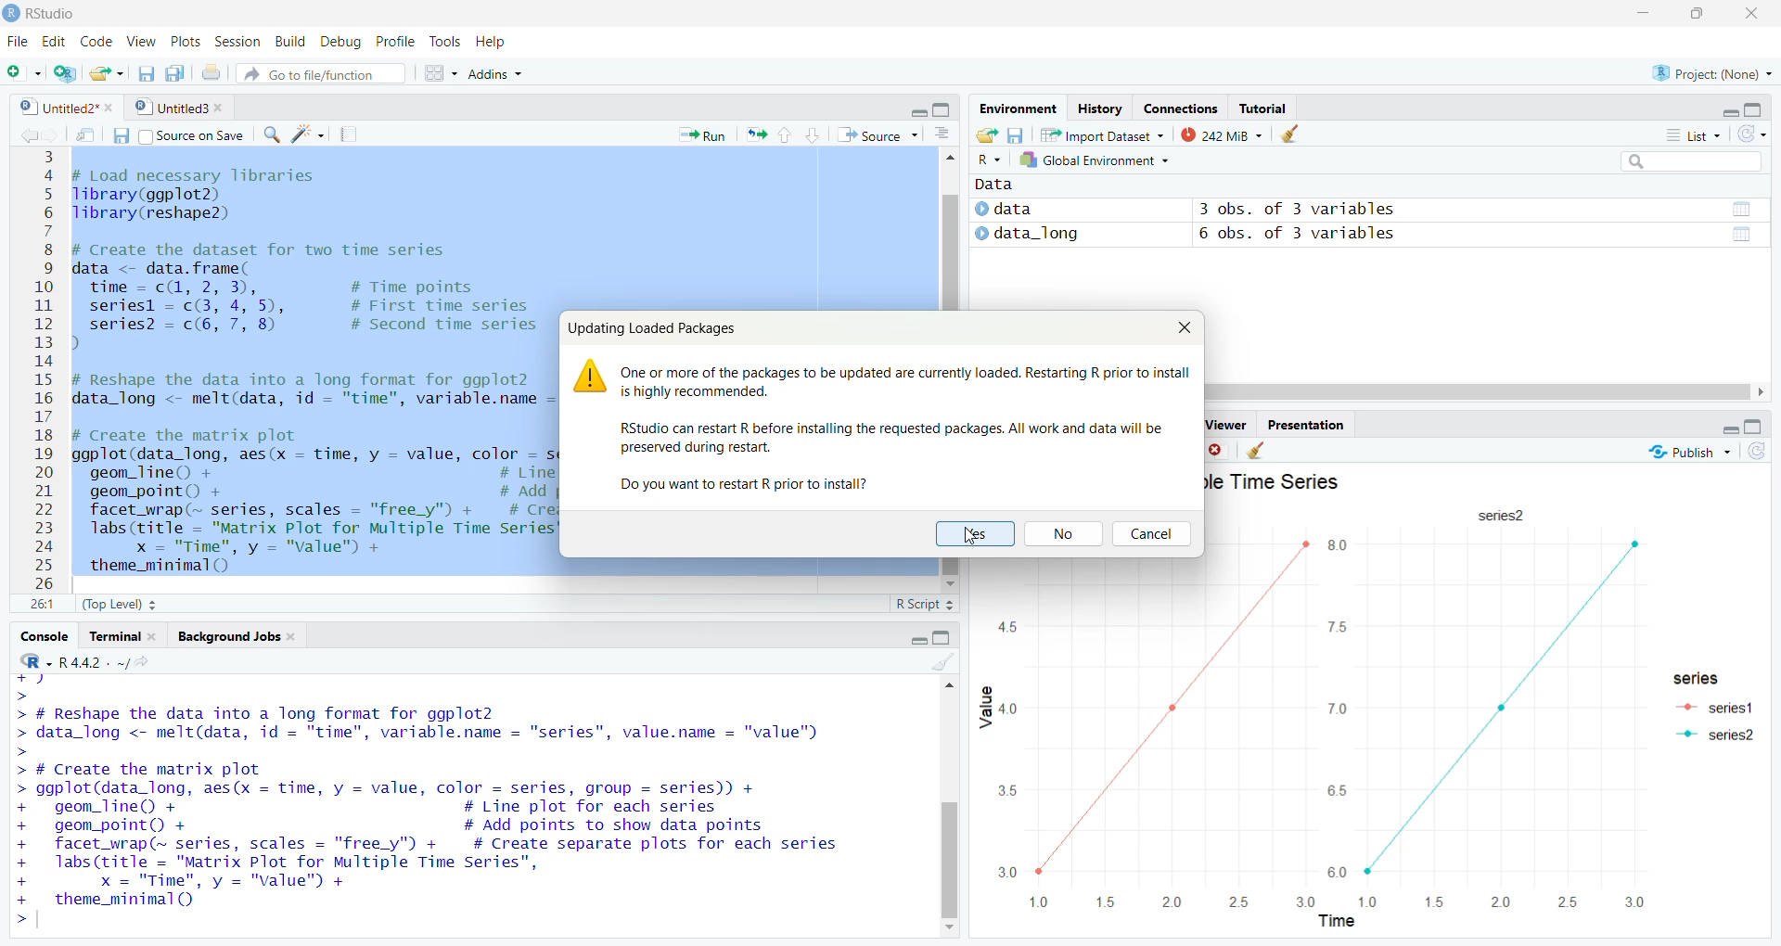 Image resolution: width=1781 pixels, height=946 pixels. Describe the element at coordinates (108, 71) in the screenshot. I see `open an existing file` at that location.